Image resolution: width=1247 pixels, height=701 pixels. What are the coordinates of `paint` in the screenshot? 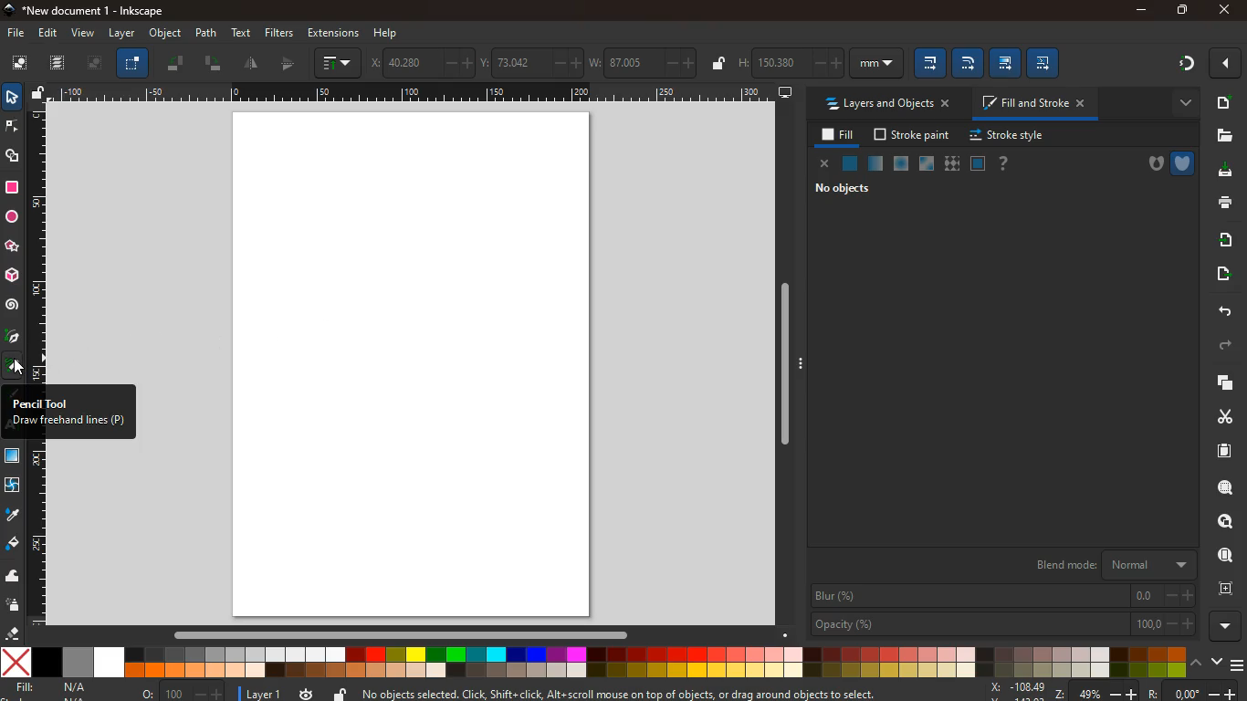 It's located at (14, 545).